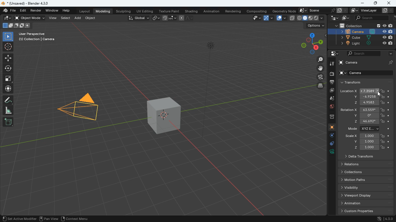 The height and width of the screenshot is (222, 396). Describe the element at coordinates (8, 99) in the screenshot. I see `draw` at that location.